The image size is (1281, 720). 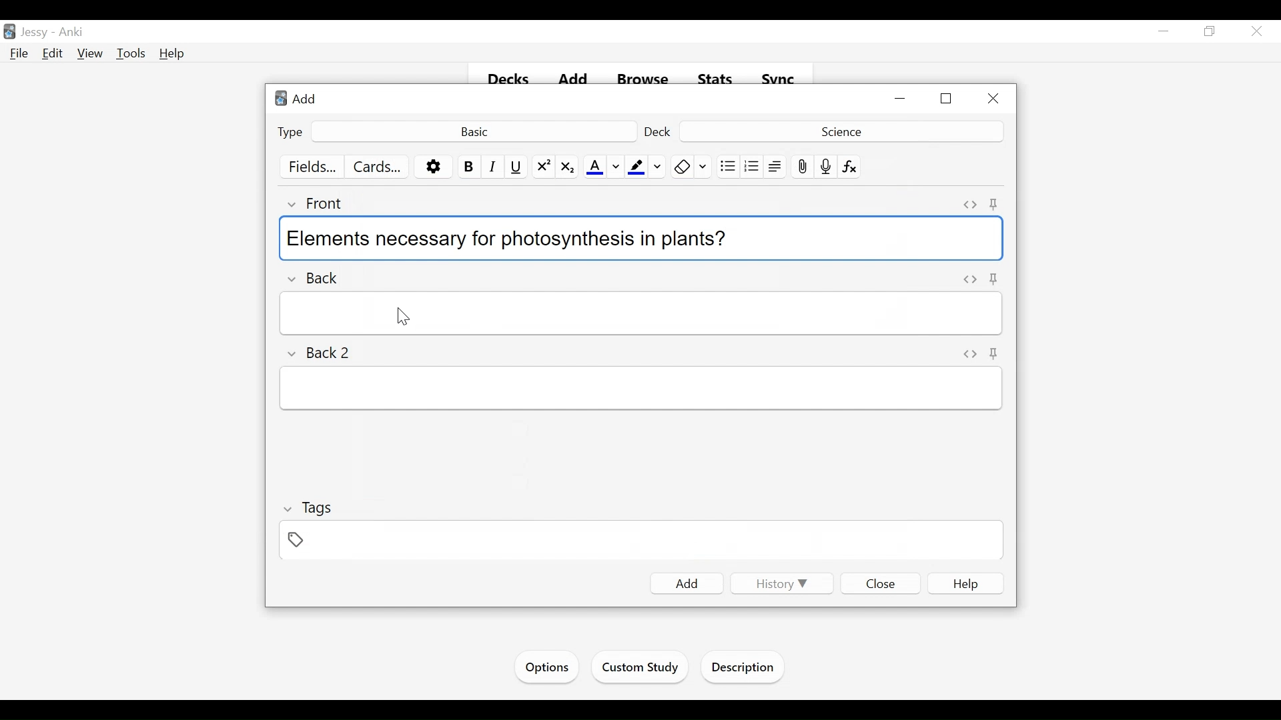 What do you see at coordinates (839, 131) in the screenshot?
I see `Deck` at bounding box center [839, 131].